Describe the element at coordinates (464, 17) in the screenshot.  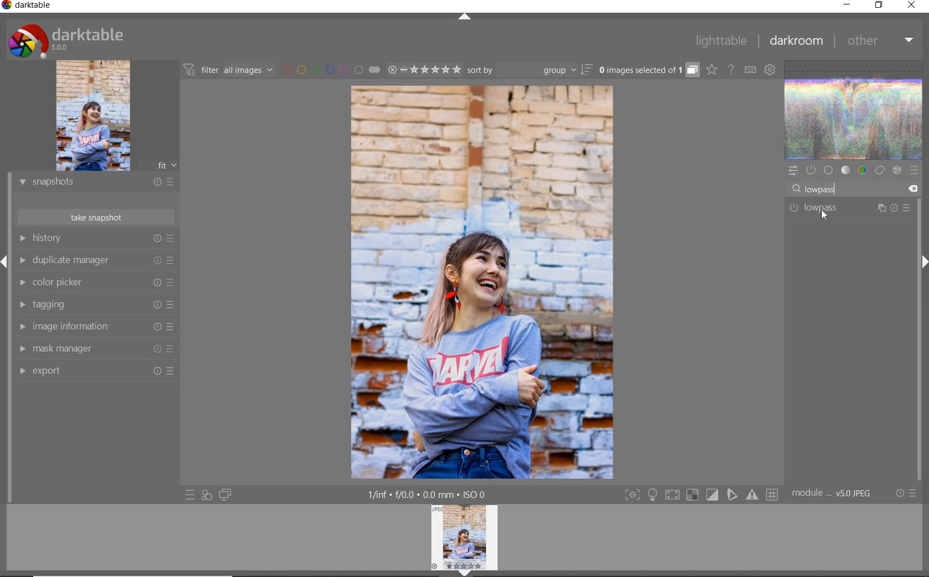
I see `expand/collapse` at that location.